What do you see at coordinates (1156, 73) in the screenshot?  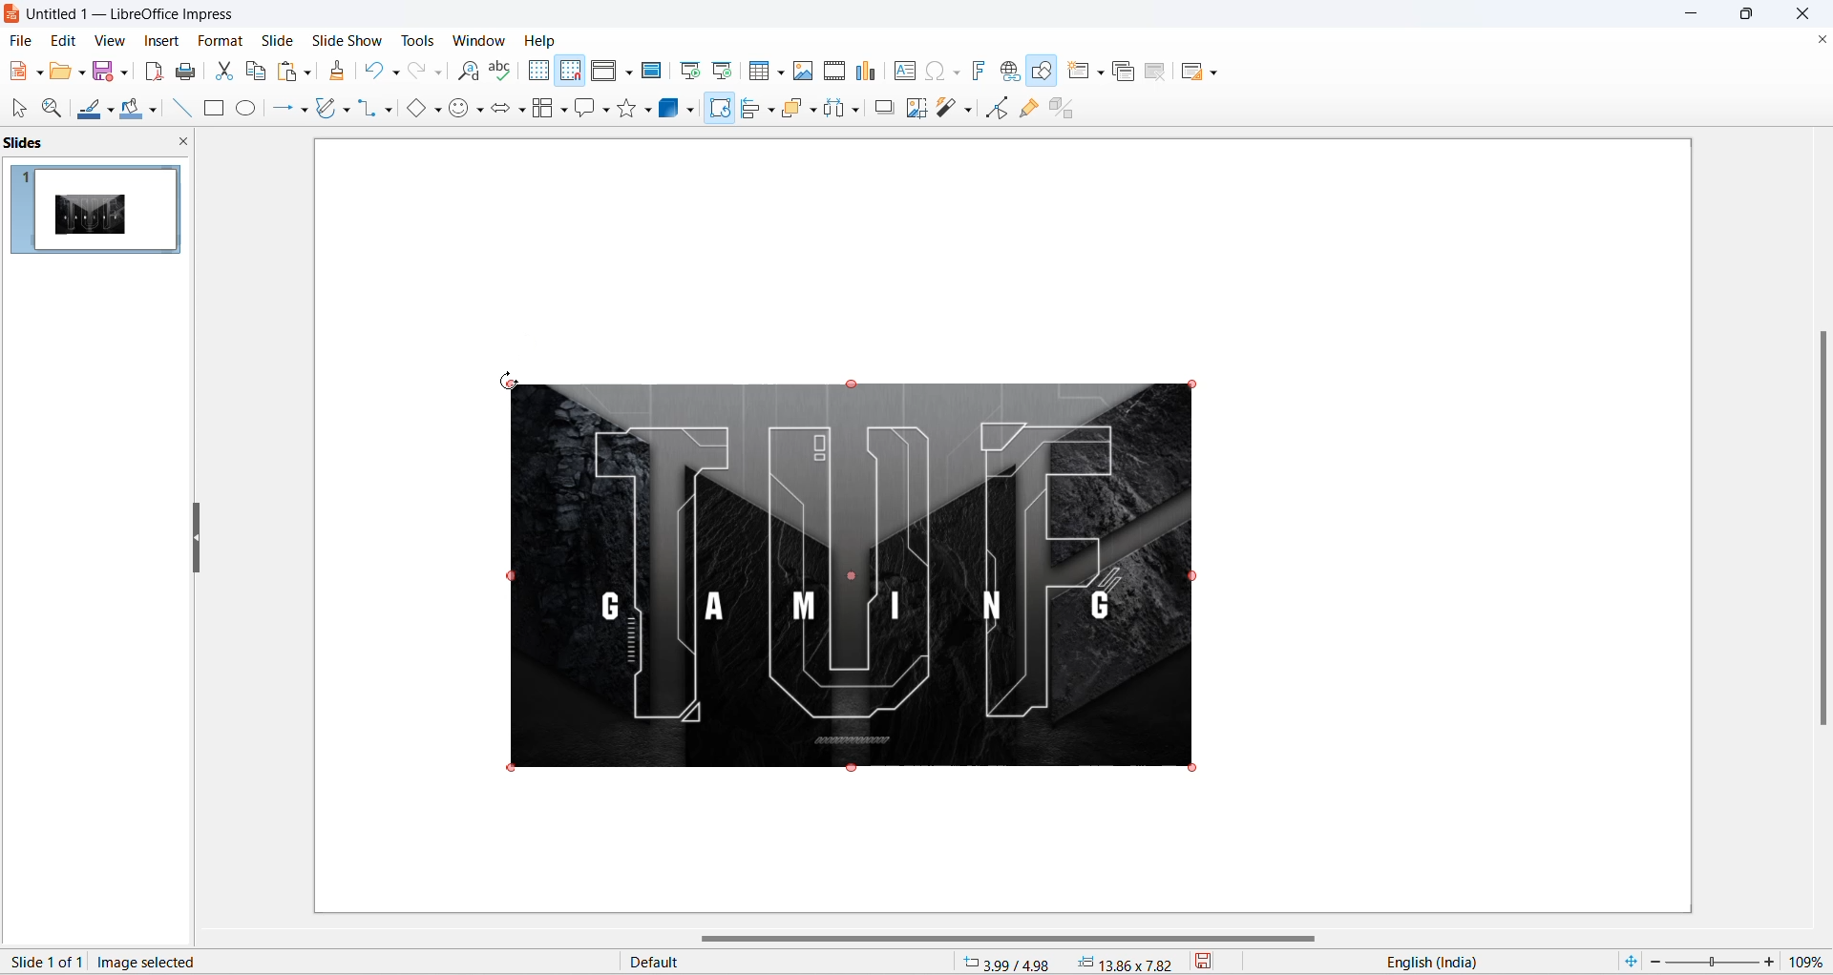 I see `delete slide` at bounding box center [1156, 73].